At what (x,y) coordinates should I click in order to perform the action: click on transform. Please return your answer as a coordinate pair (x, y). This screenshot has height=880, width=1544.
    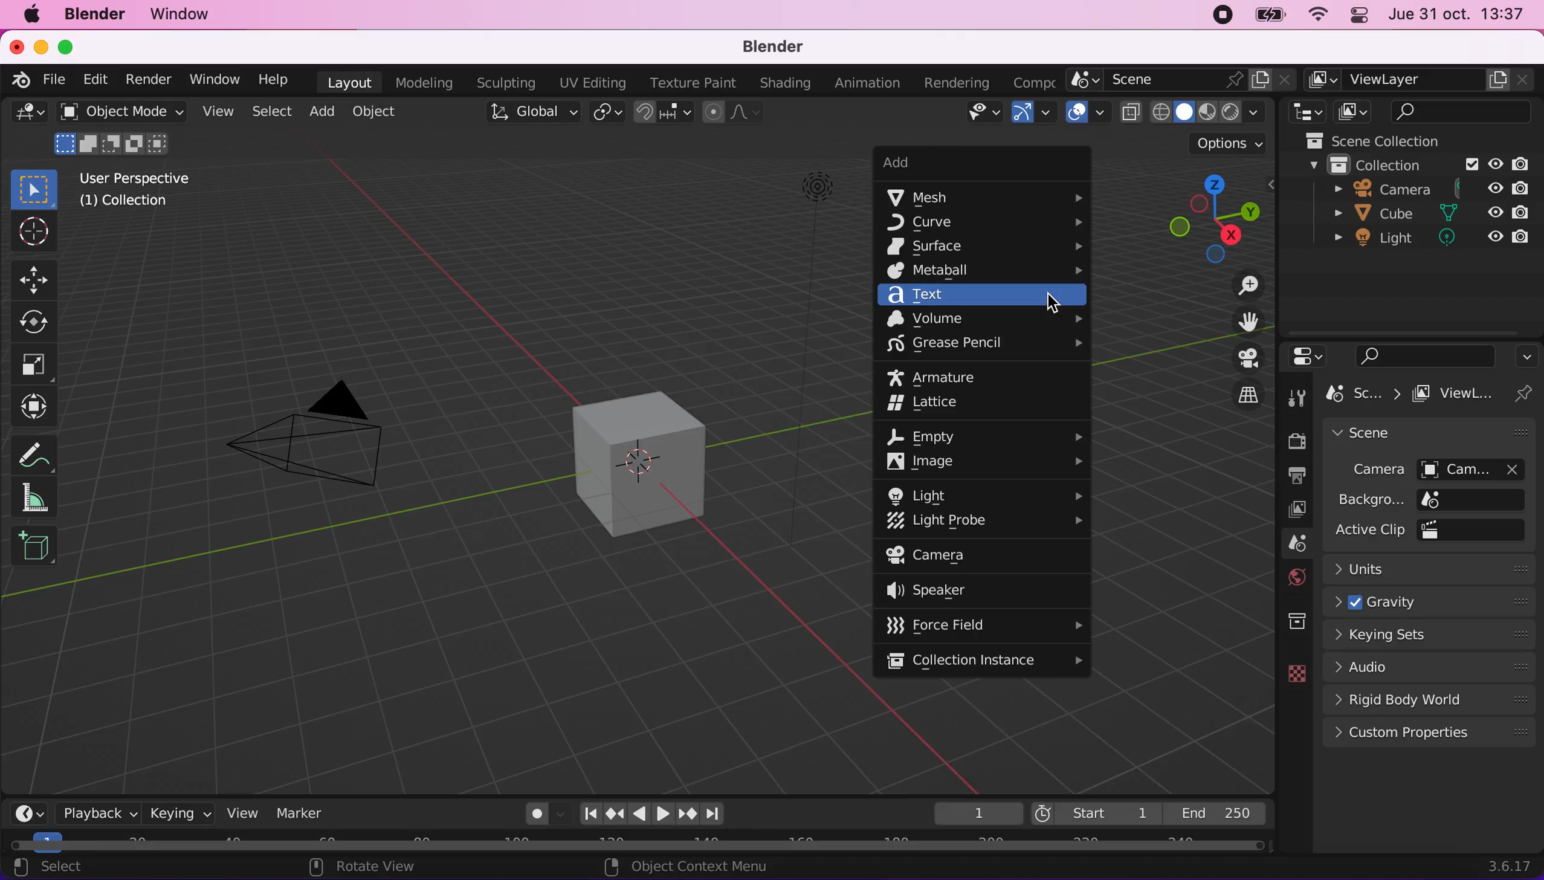
    Looking at the image, I should click on (39, 404).